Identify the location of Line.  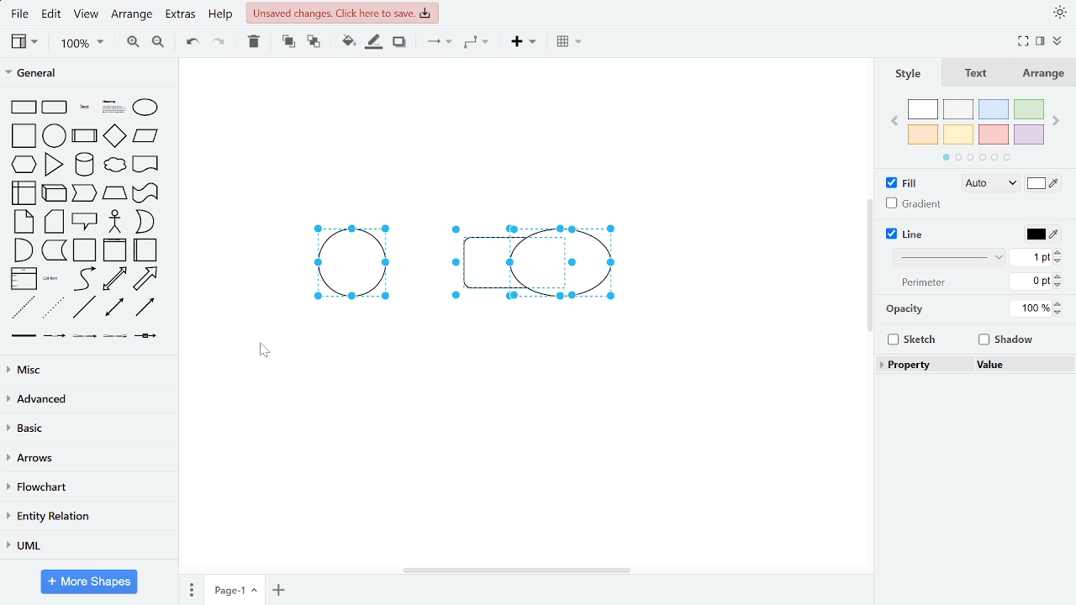
(905, 234).